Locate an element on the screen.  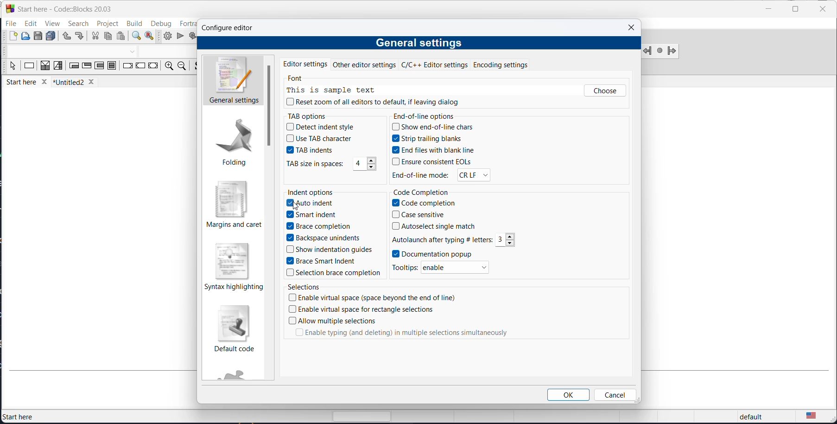
tab indent checkbox is located at coordinates (316, 150).